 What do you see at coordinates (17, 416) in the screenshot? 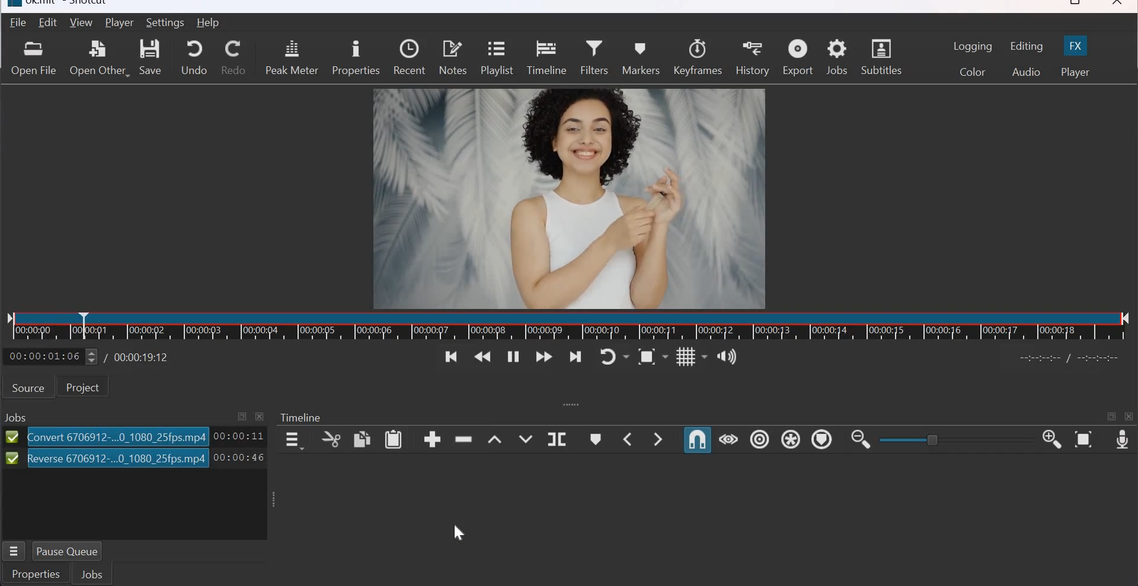
I see `Jobs` at bounding box center [17, 416].